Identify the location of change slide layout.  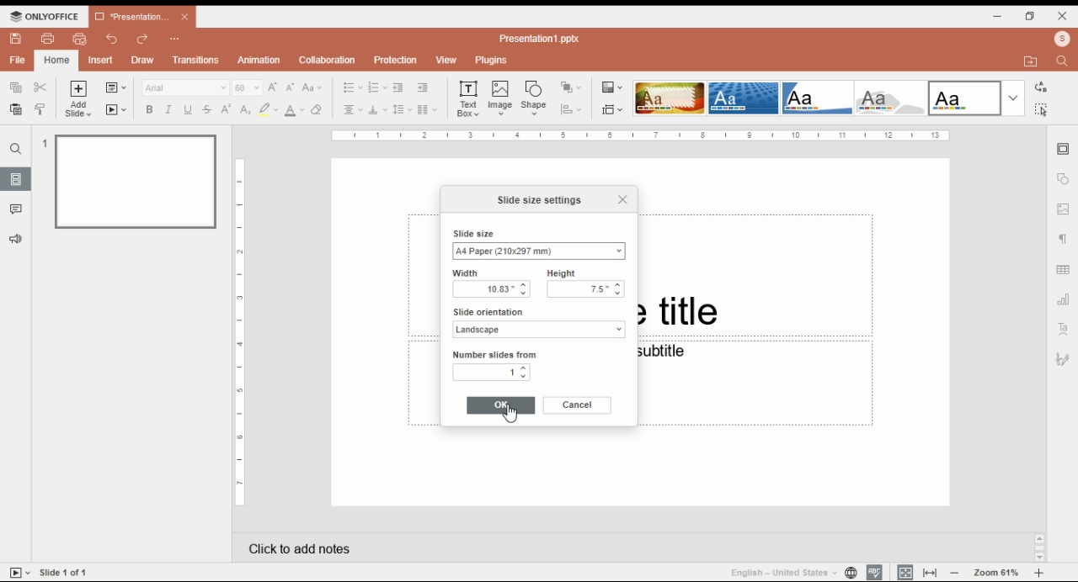
(115, 87).